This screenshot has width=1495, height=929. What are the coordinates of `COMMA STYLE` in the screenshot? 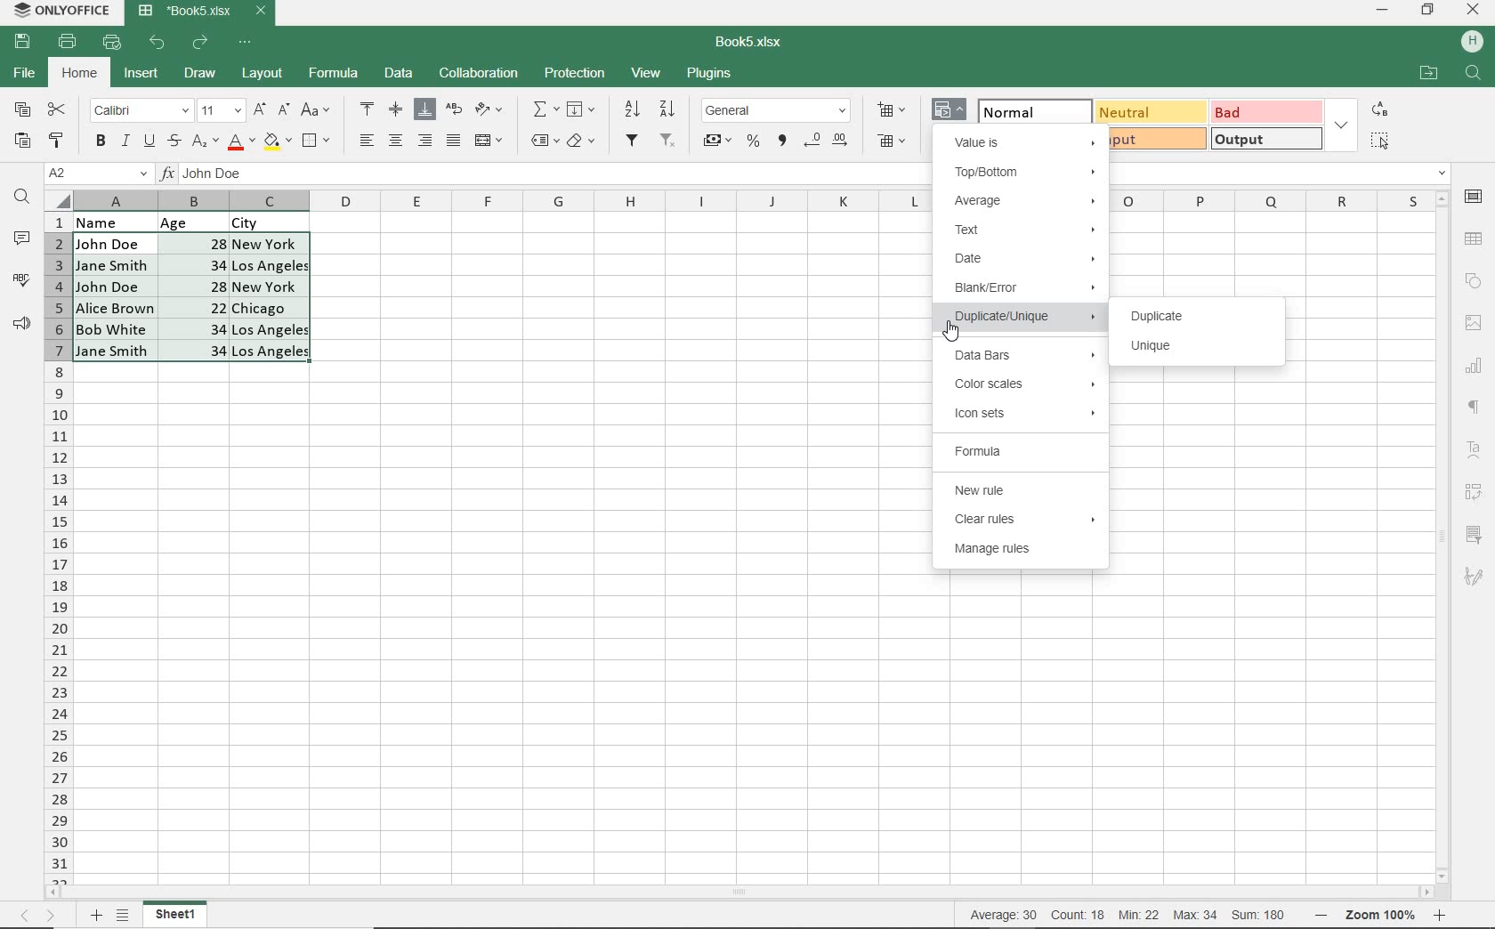 It's located at (780, 141).